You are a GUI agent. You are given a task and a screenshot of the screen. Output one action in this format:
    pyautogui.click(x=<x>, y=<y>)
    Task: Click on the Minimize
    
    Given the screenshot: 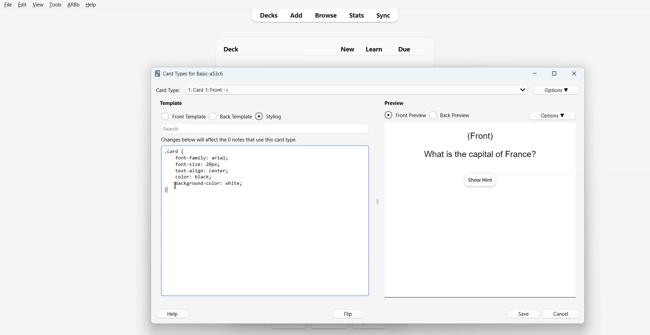 What is the action you would take?
    pyautogui.click(x=534, y=73)
    